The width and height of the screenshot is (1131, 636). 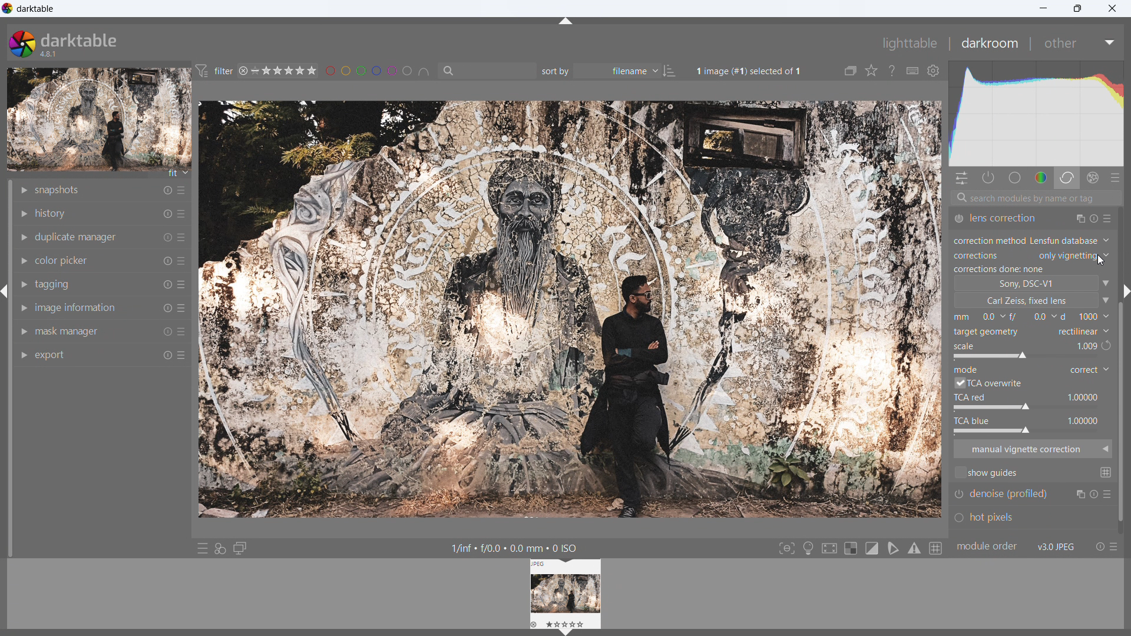 What do you see at coordinates (987, 473) in the screenshot?
I see `show guides` at bounding box center [987, 473].